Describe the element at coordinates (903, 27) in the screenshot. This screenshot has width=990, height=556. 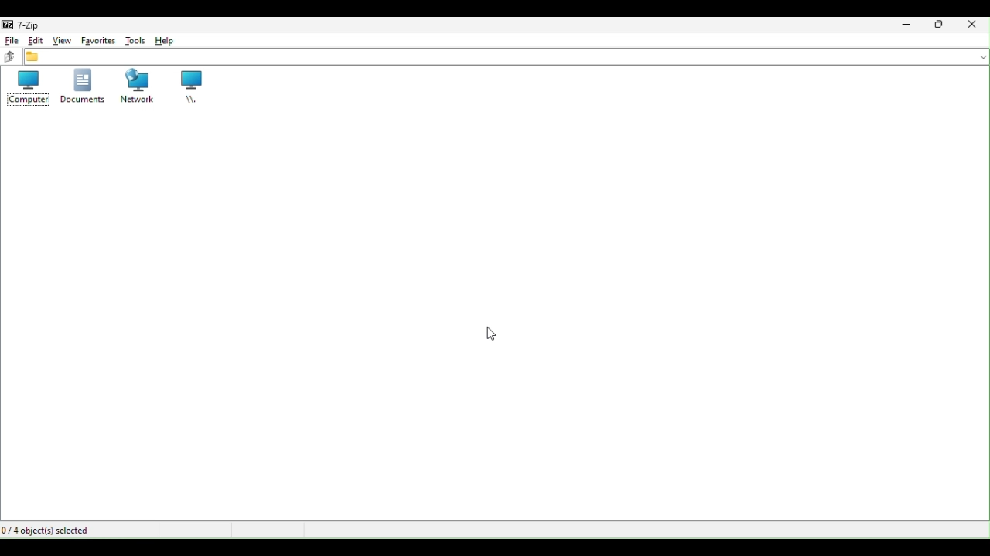
I see `Minimise` at that location.